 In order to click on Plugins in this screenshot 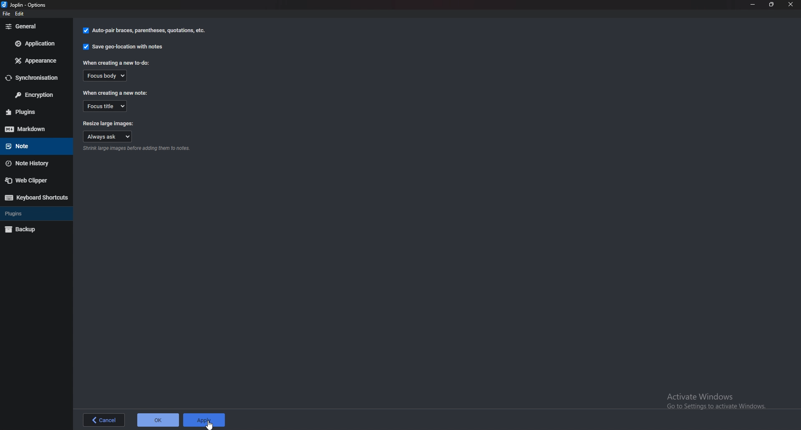, I will do `click(35, 112)`.